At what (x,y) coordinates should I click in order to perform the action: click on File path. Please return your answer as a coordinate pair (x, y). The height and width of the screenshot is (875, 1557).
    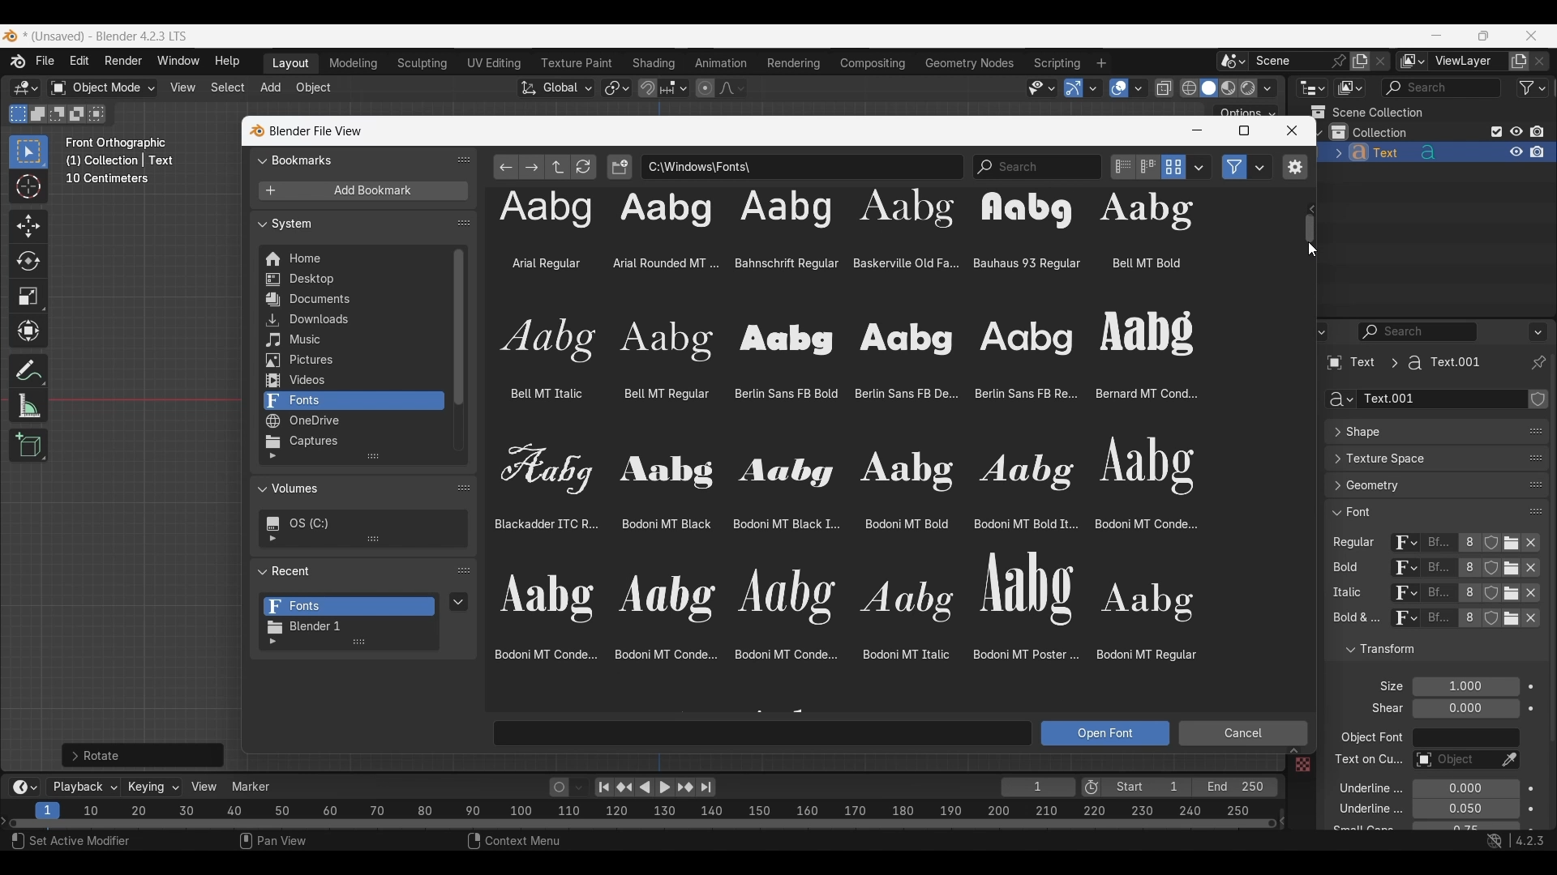
    Looking at the image, I should click on (802, 166).